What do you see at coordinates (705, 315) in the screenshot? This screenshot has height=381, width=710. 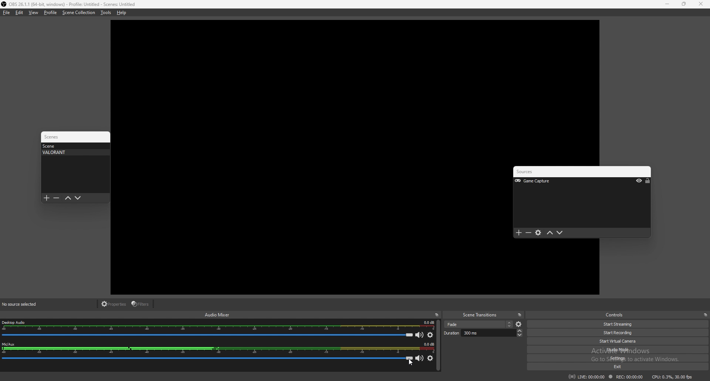 I see `pop out` at bounding box center [705, 315].